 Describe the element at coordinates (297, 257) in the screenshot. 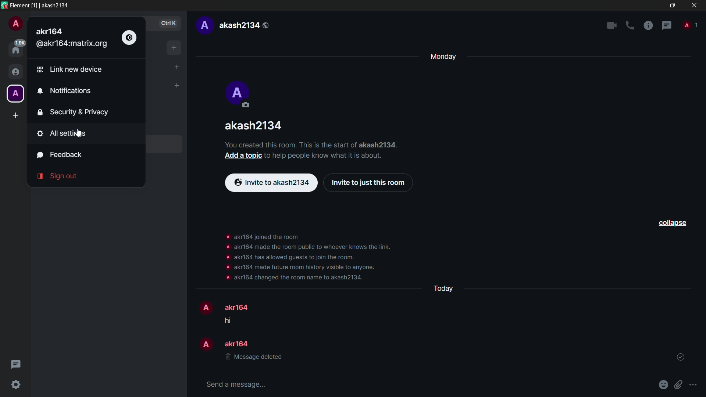

I see `akr164 has allowed guests to join the room.` at that location.